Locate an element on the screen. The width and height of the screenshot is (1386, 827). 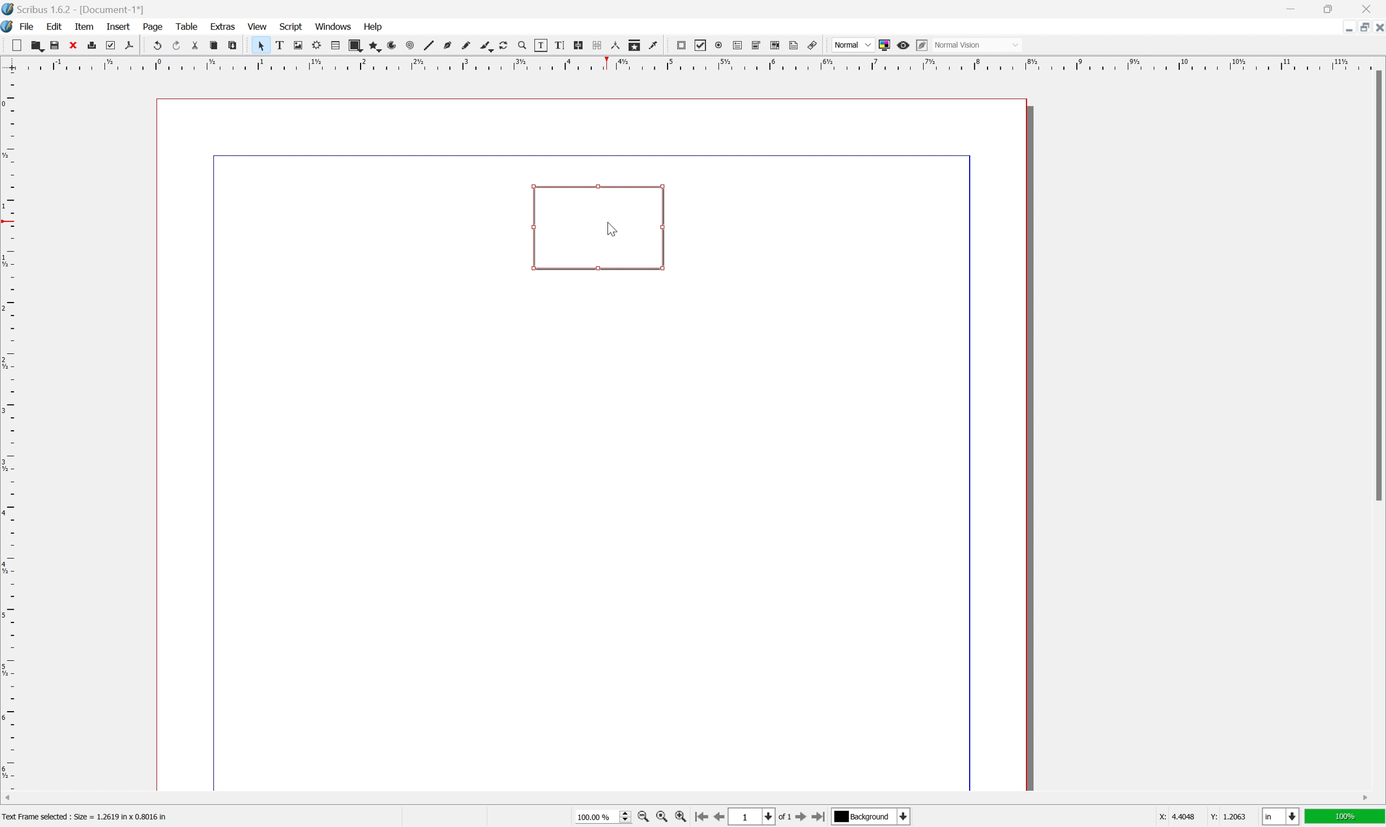
toggle color management system is located at coordinates (884, 45).